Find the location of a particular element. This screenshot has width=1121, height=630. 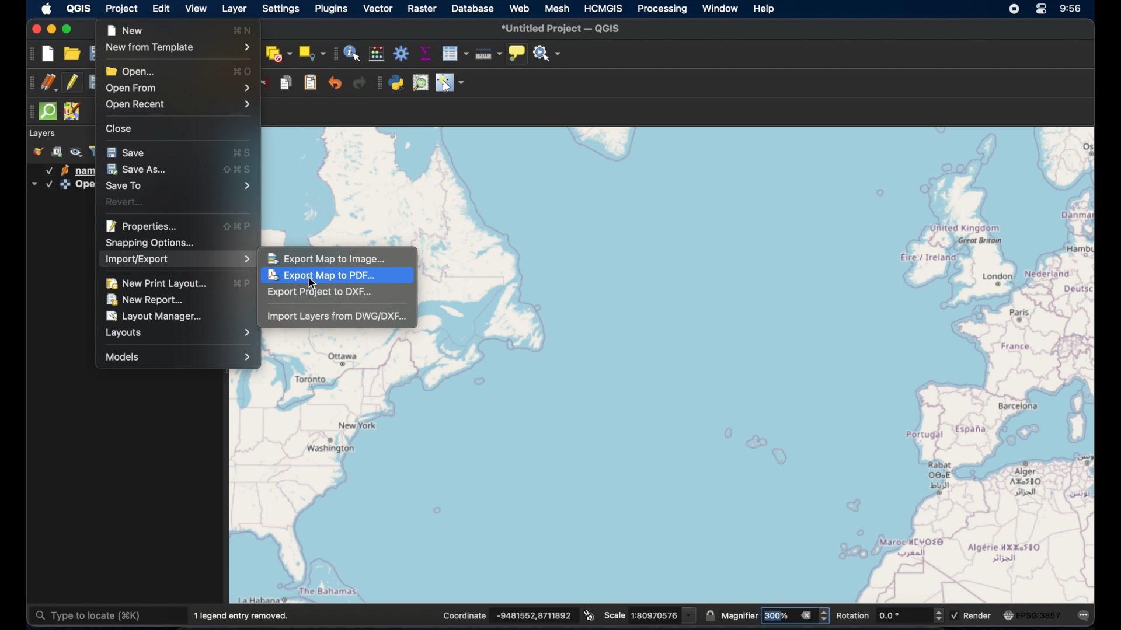

layer is located at coordinates (43, 134).